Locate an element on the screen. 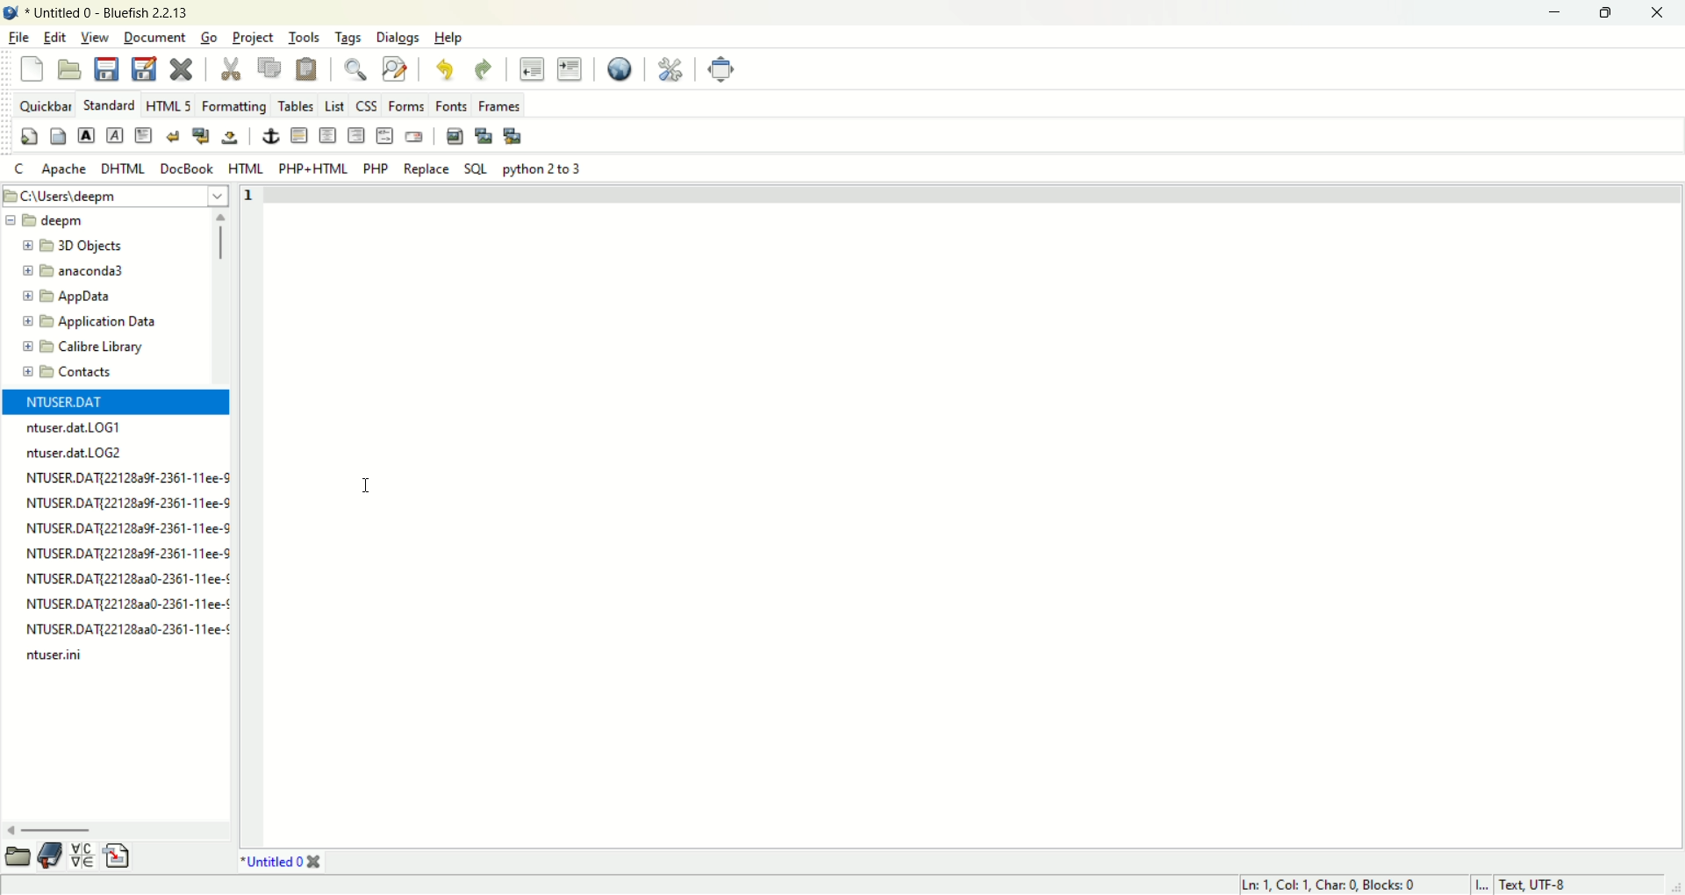 This screenshot has height=895, width=1685. standard is located at coordinates (110, 105).